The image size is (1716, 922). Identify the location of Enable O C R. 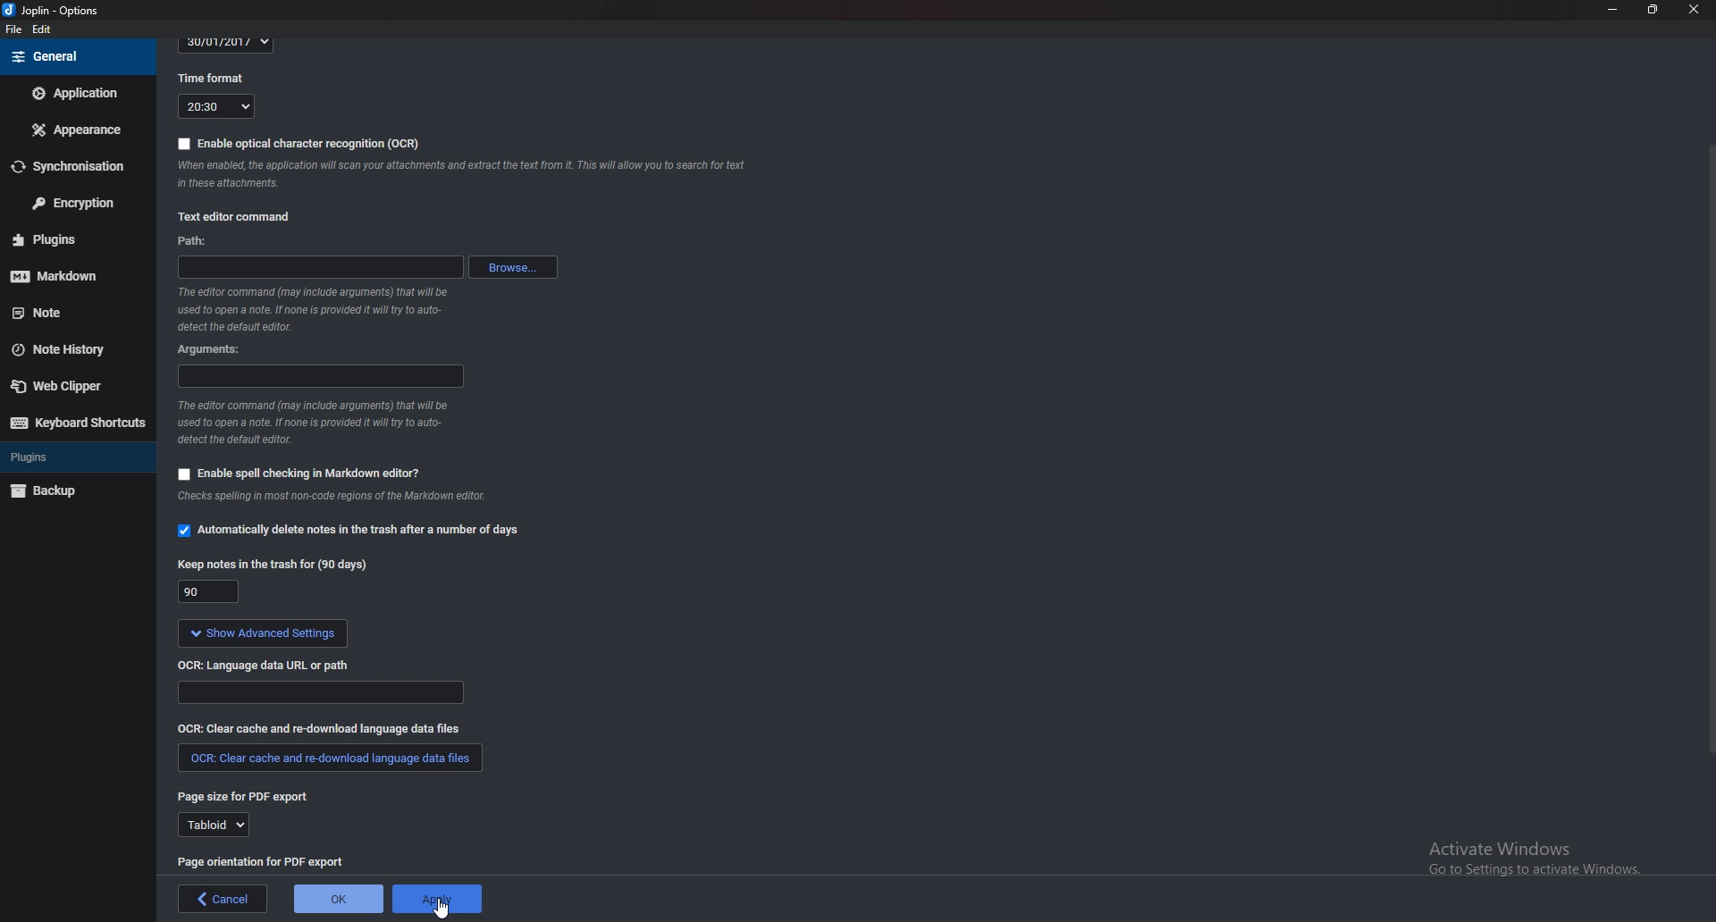
(299, 144).